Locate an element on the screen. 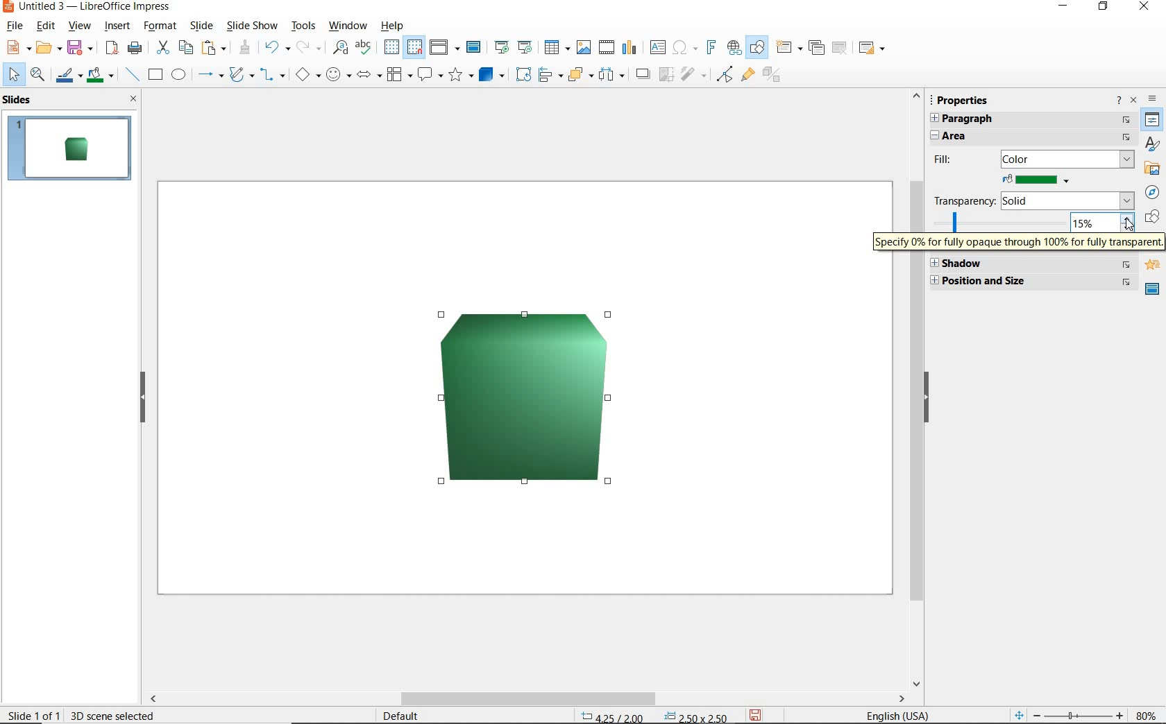  undo is located at coordinates (278, 48).